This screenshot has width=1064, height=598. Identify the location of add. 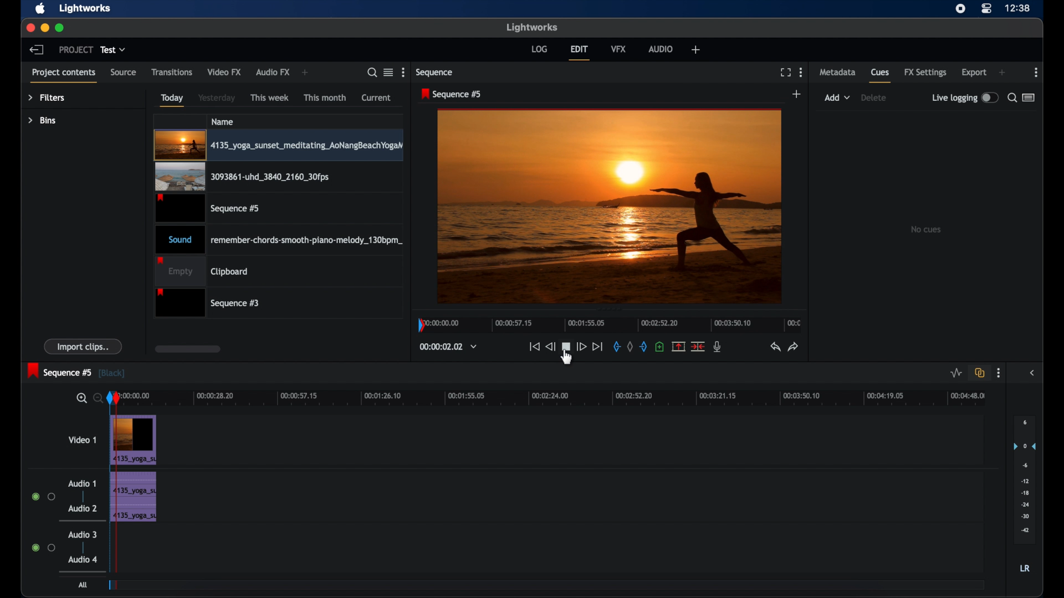
(696, 50).